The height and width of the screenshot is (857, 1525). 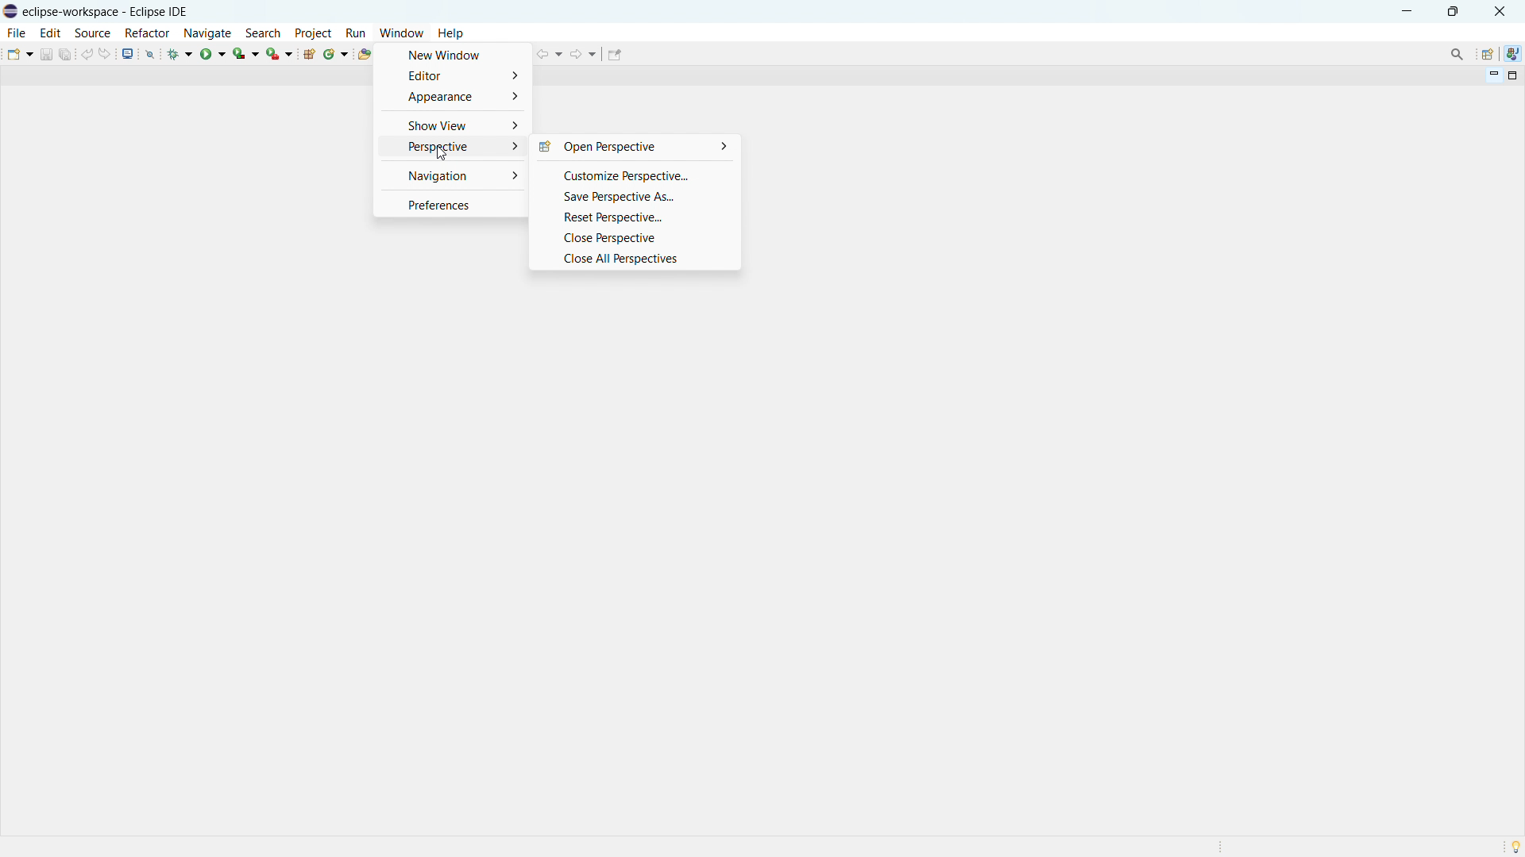 What do you see at coordinates (452, 148) in the screenshot?
I see `perspective` at bounding box center [452, 148].